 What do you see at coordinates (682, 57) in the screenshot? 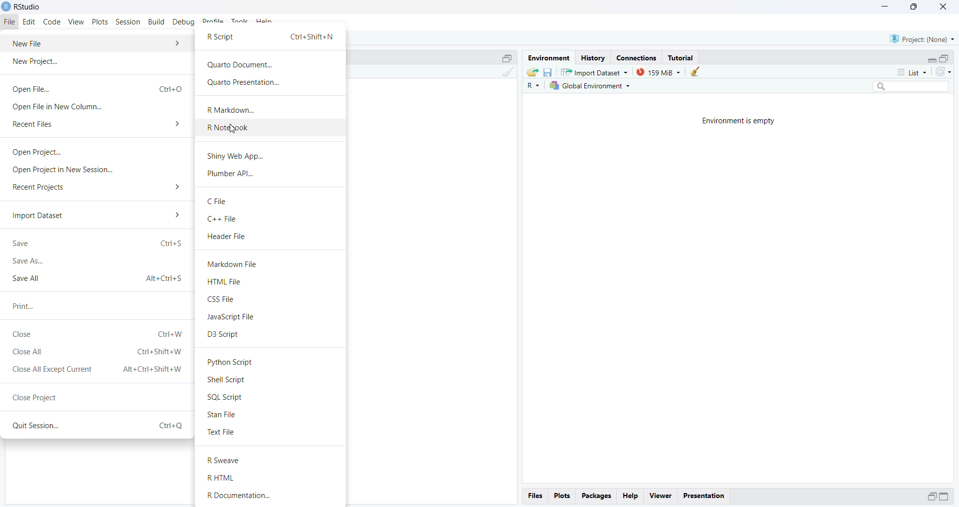
I see `tutorial` at bounding box center [682, 57].